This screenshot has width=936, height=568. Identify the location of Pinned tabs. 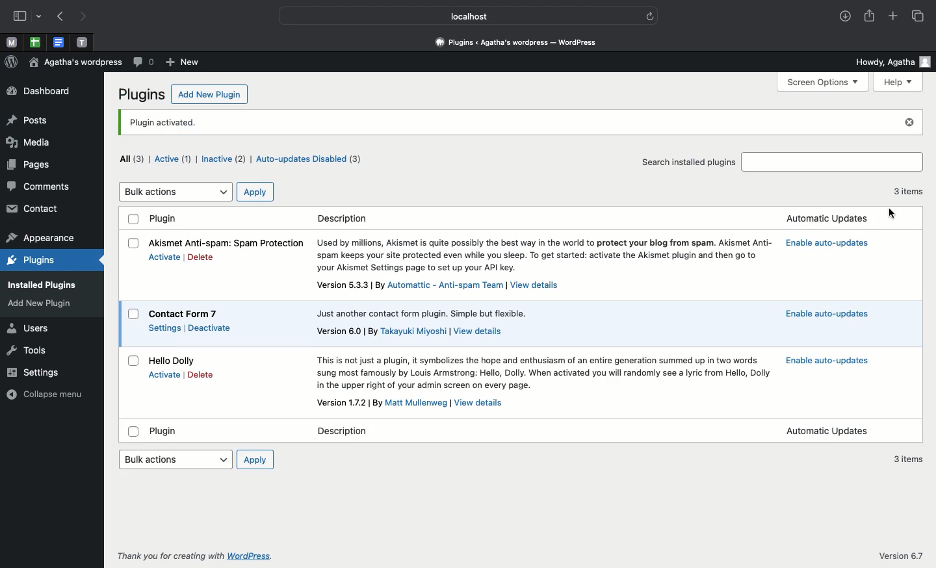
(84, 42).